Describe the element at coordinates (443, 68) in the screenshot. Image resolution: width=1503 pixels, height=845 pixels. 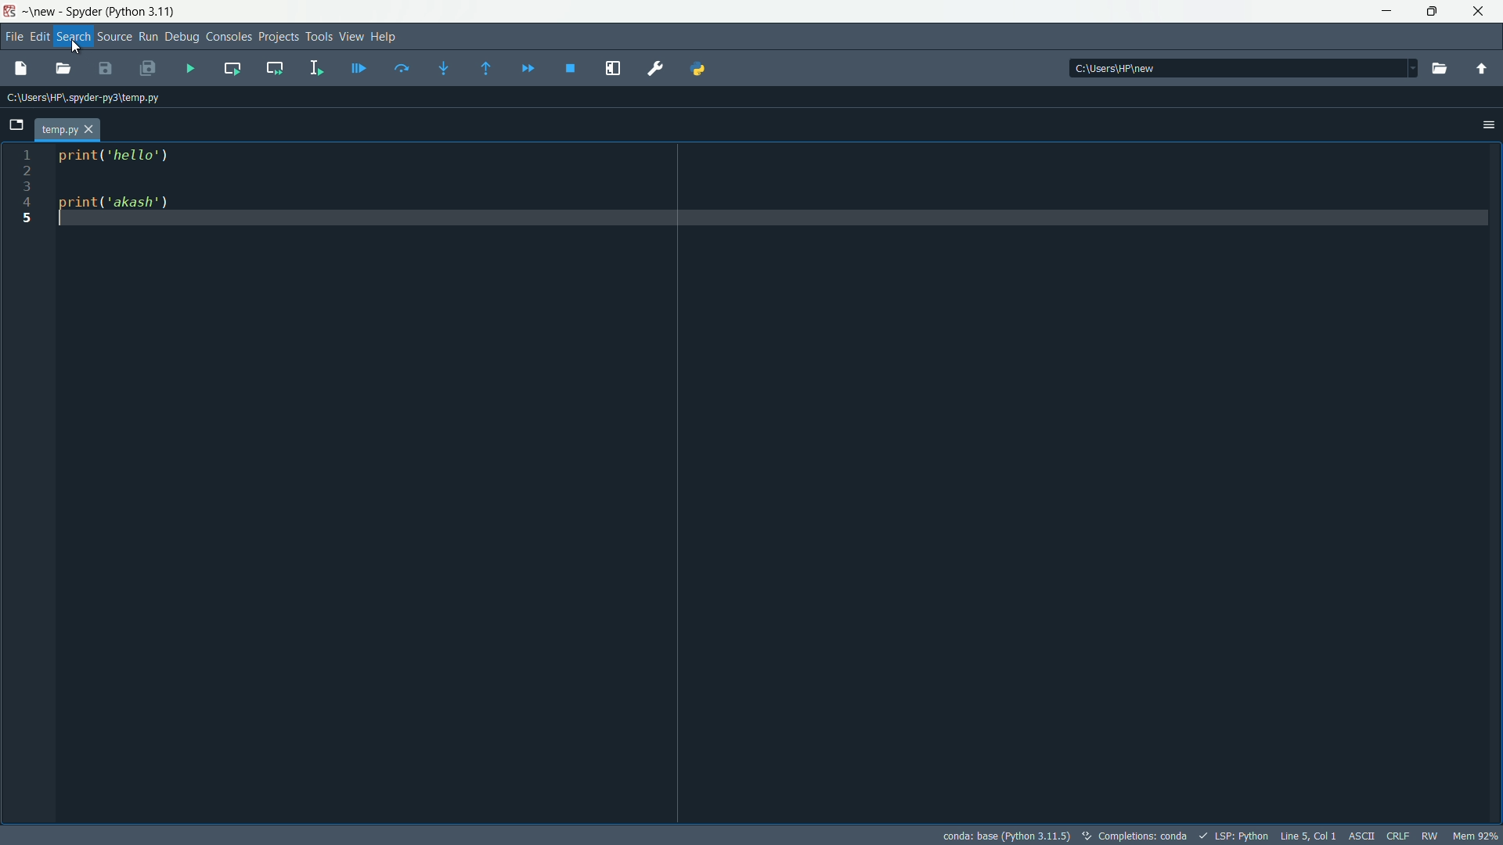
I see `step into function` at that location.